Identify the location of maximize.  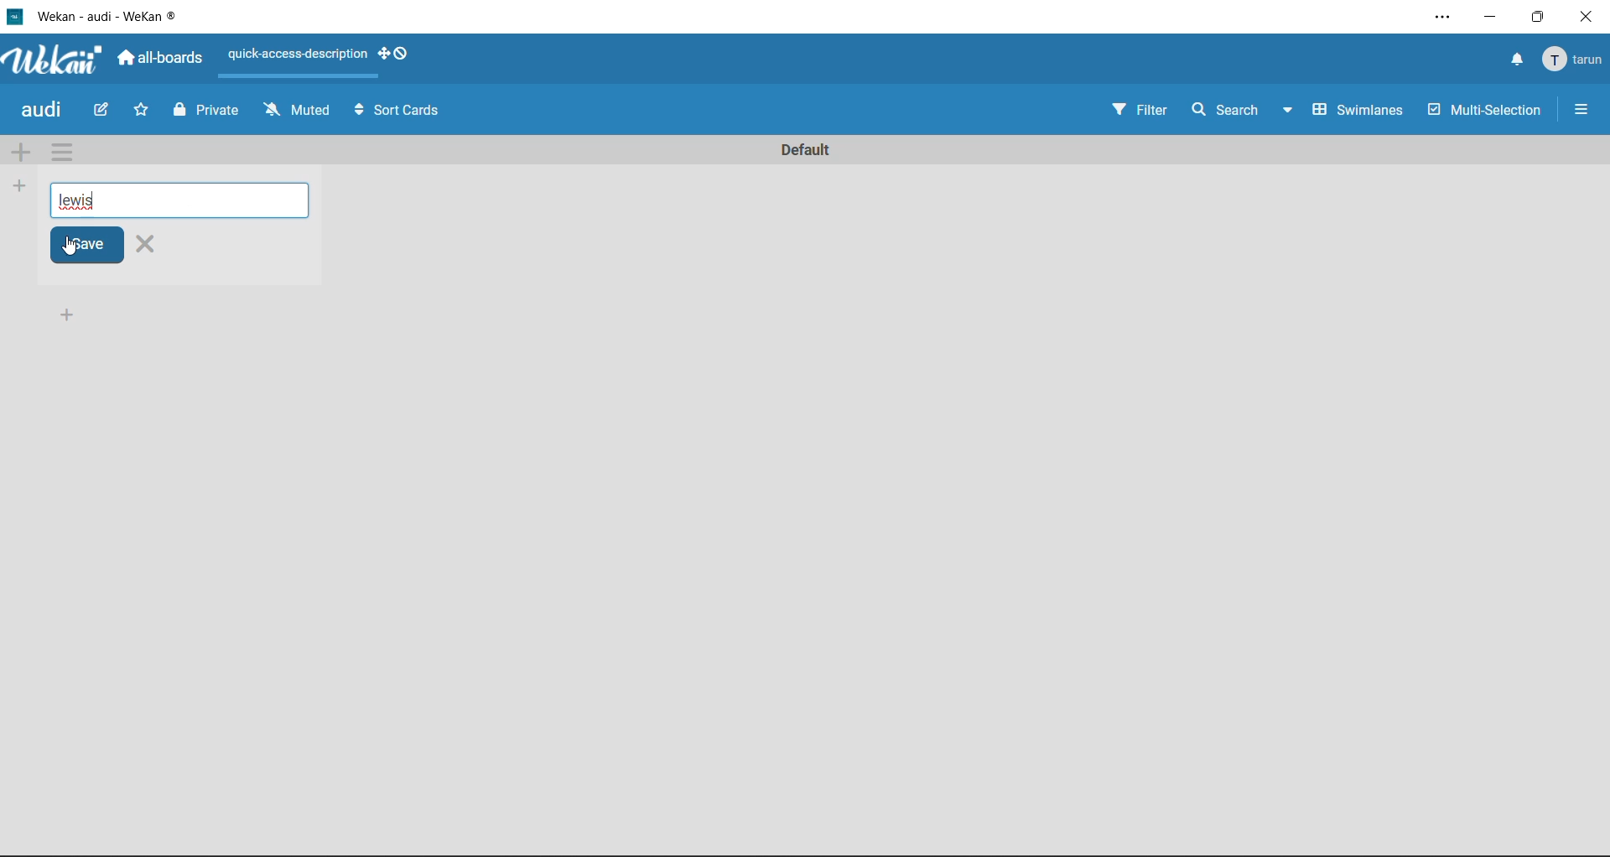
(1542, 18).